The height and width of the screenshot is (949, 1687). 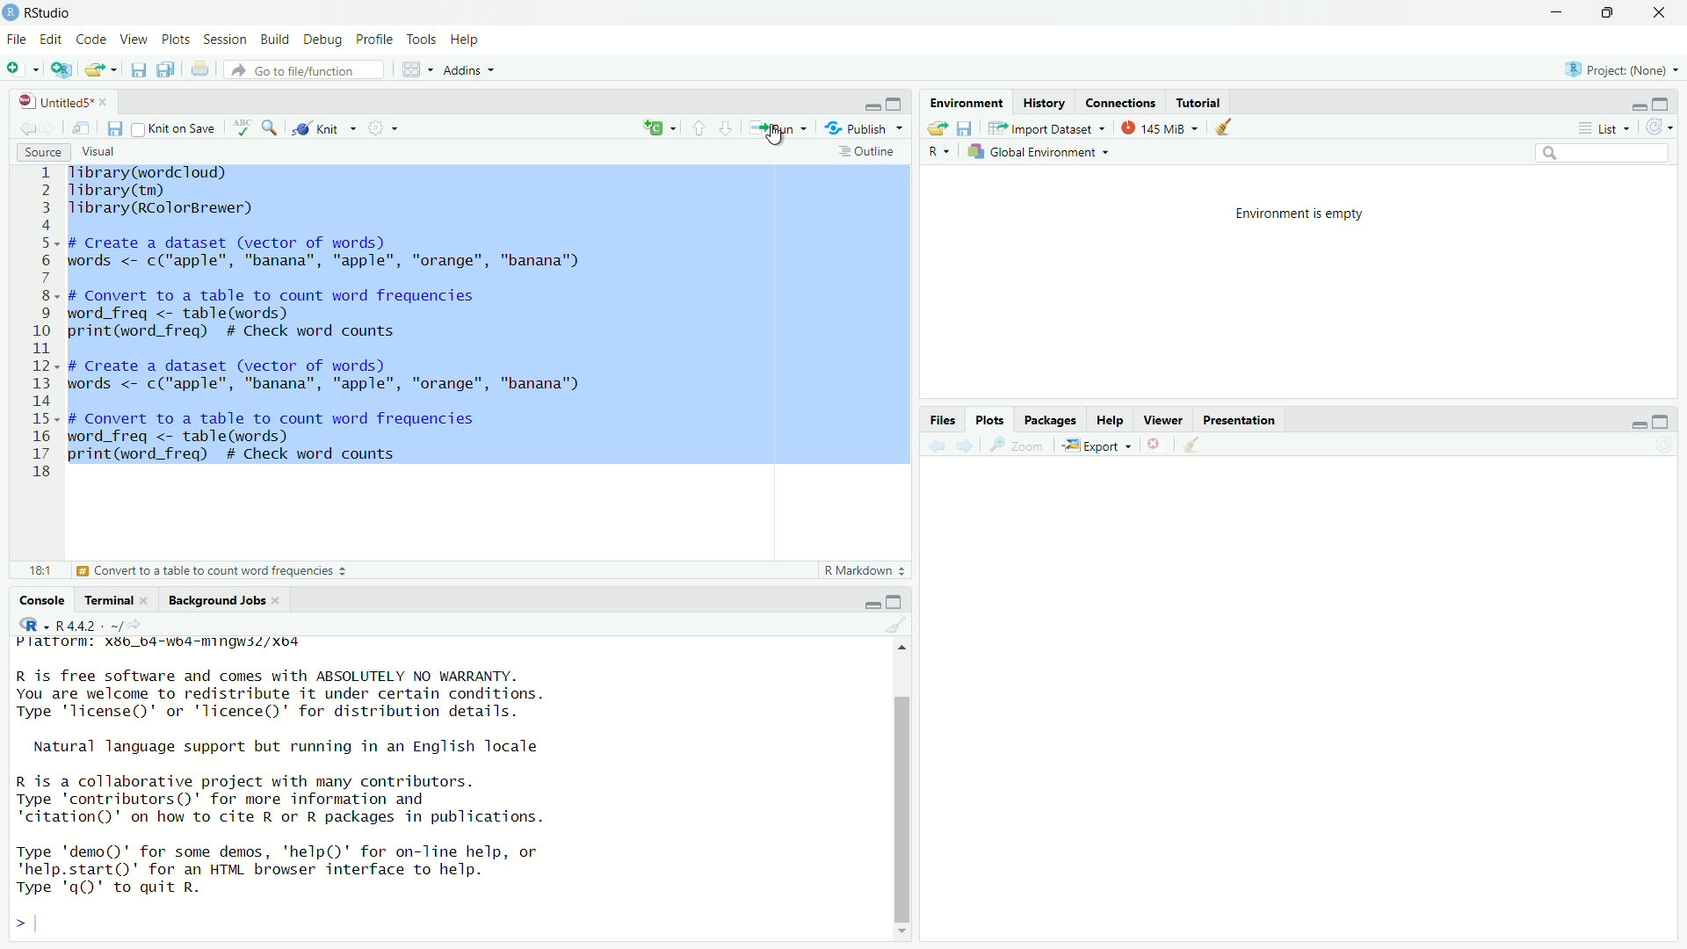 What do you see at coordinates (1123, 104) in the screenshot?
I see `Connections` at bounding box center [1123, 104].